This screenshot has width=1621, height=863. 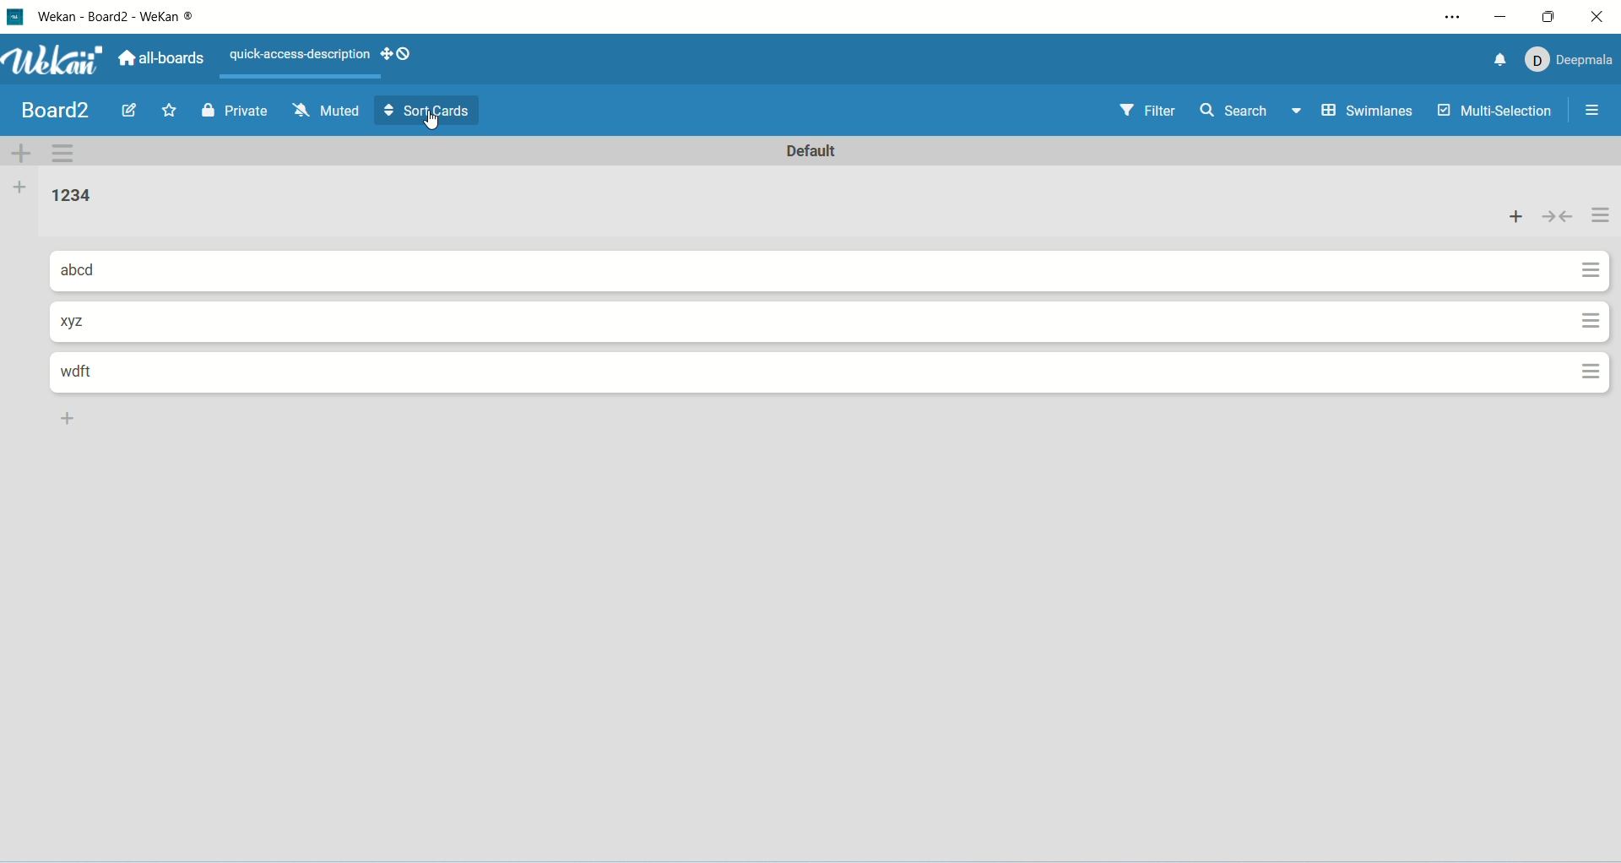 What do you see at coordinates (1453, 16) in the screenshot?
I see `settings and more` at bounding box center [1453, 16].